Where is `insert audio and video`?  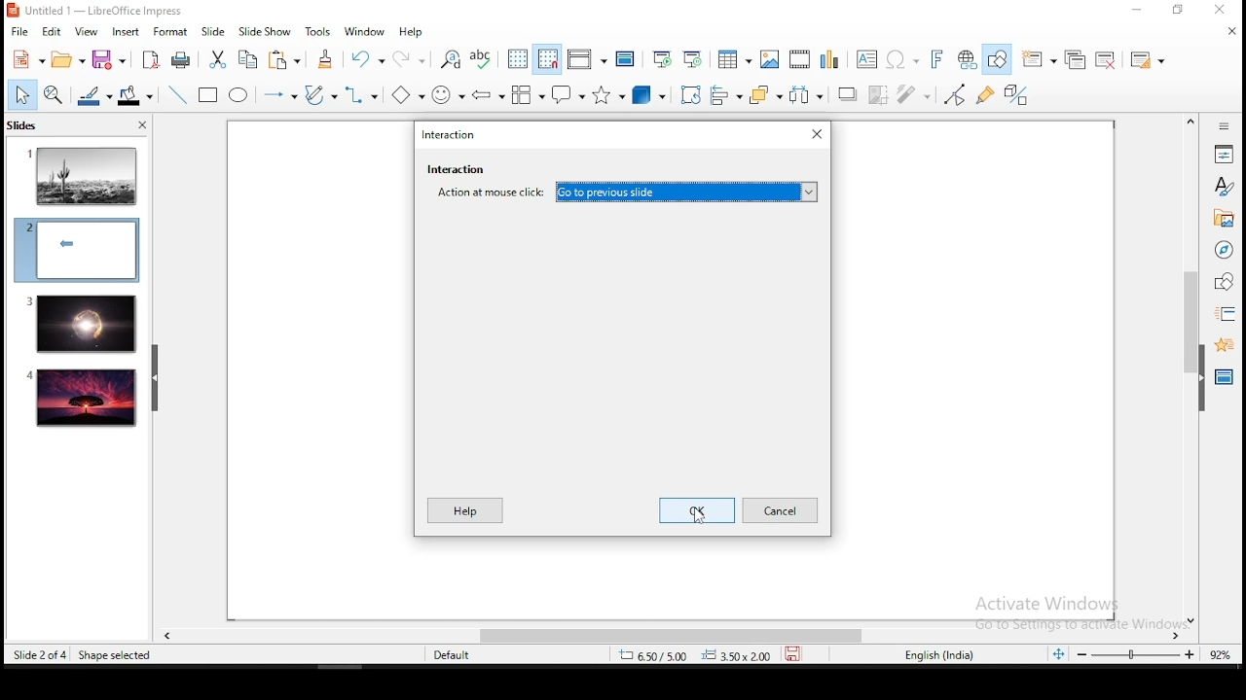 insert audio and video is located at coordinates (799, 60).